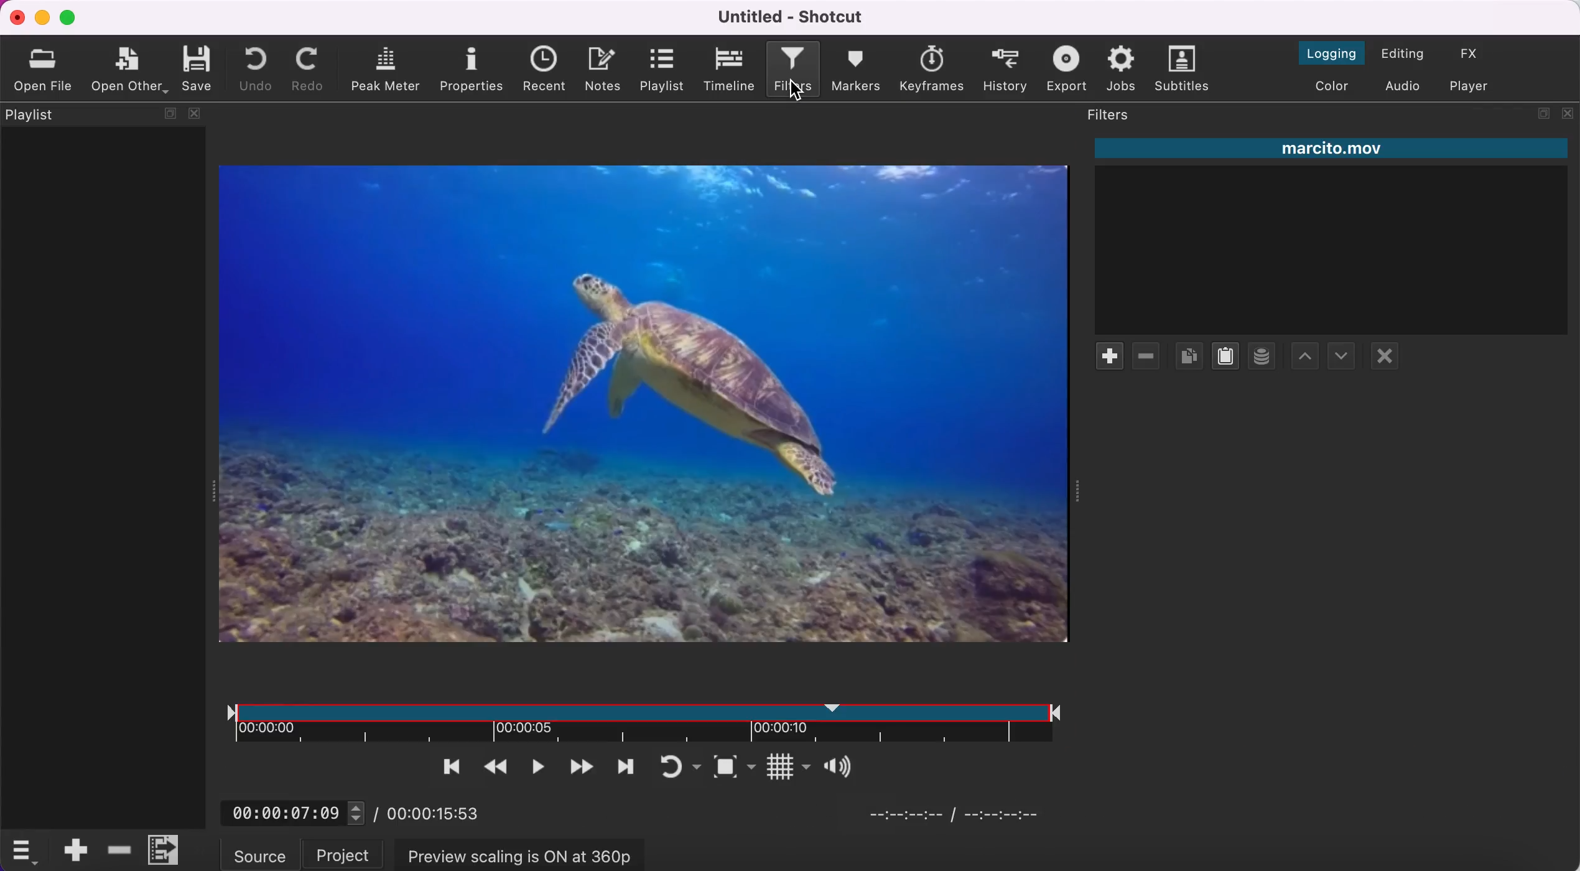 The image size is (1580, 871). I want to click on remove filter, so click(1150, 358).